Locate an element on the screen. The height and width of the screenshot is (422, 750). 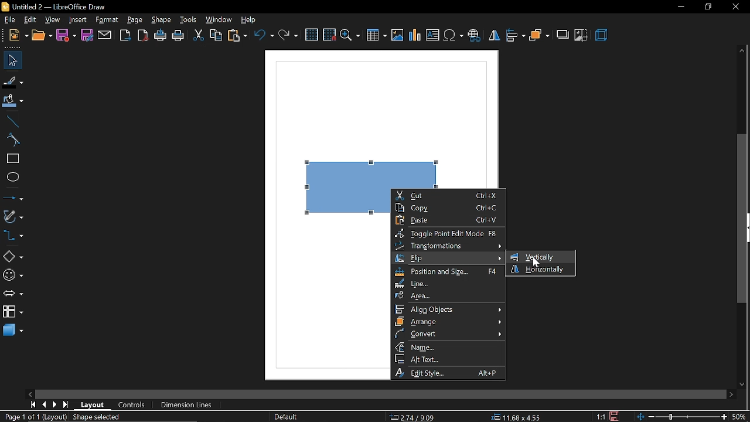
help is located at coordinates (248, 19).